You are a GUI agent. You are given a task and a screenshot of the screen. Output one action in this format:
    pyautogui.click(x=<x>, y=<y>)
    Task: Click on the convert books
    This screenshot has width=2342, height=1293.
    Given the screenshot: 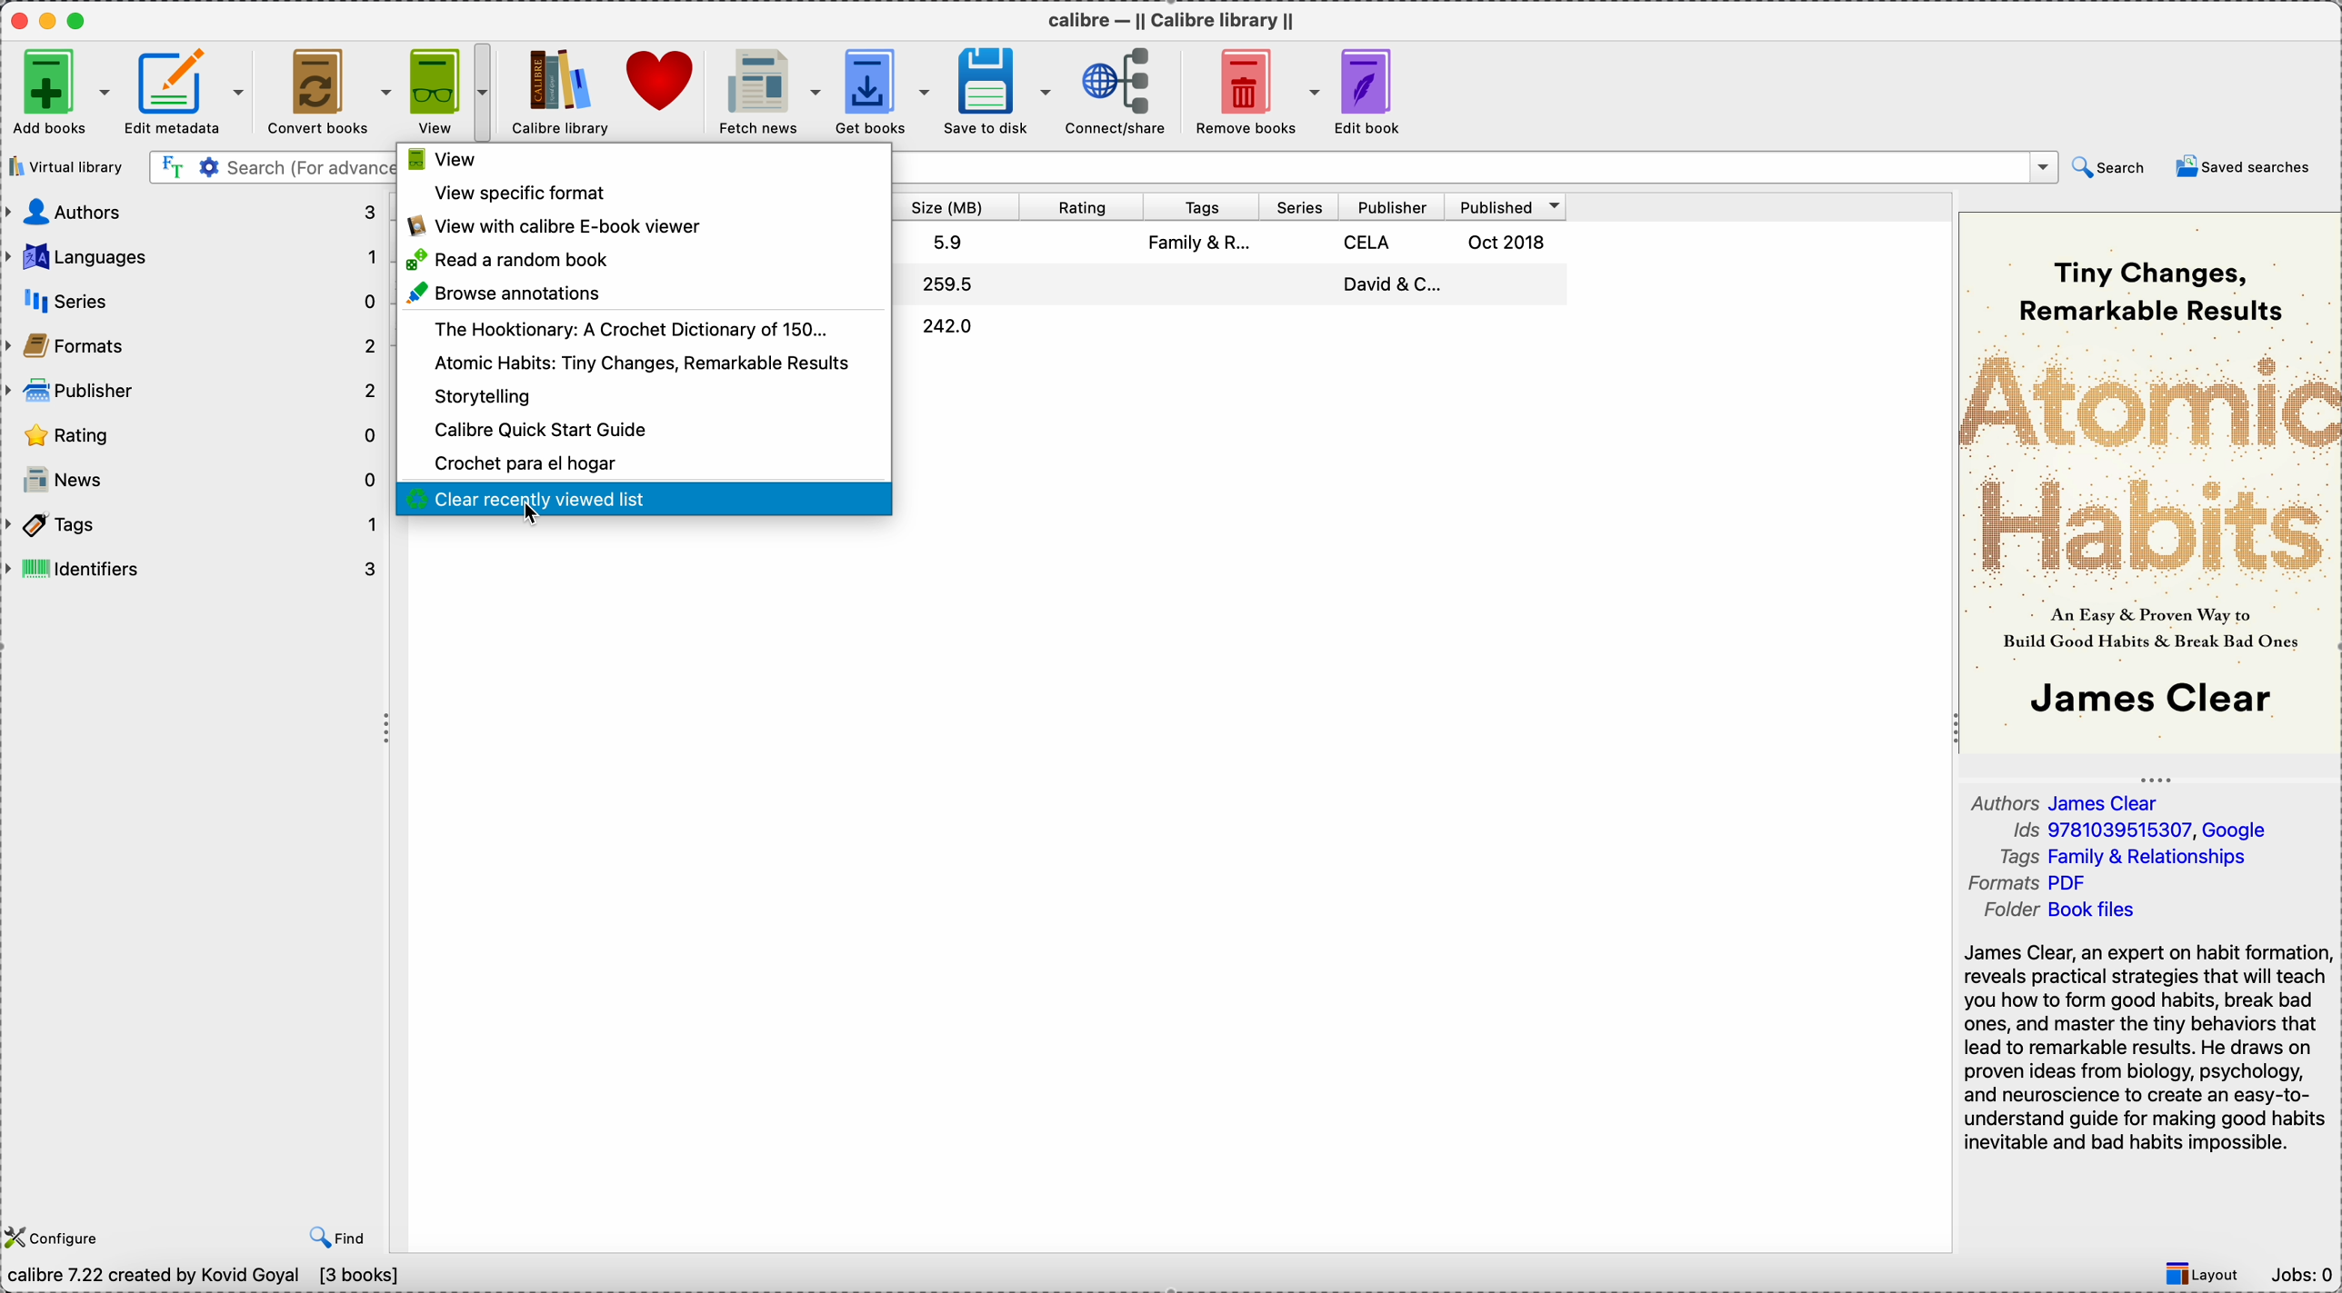 What is the action you would take?
    pyautogui.click(x=327, y=94)
    